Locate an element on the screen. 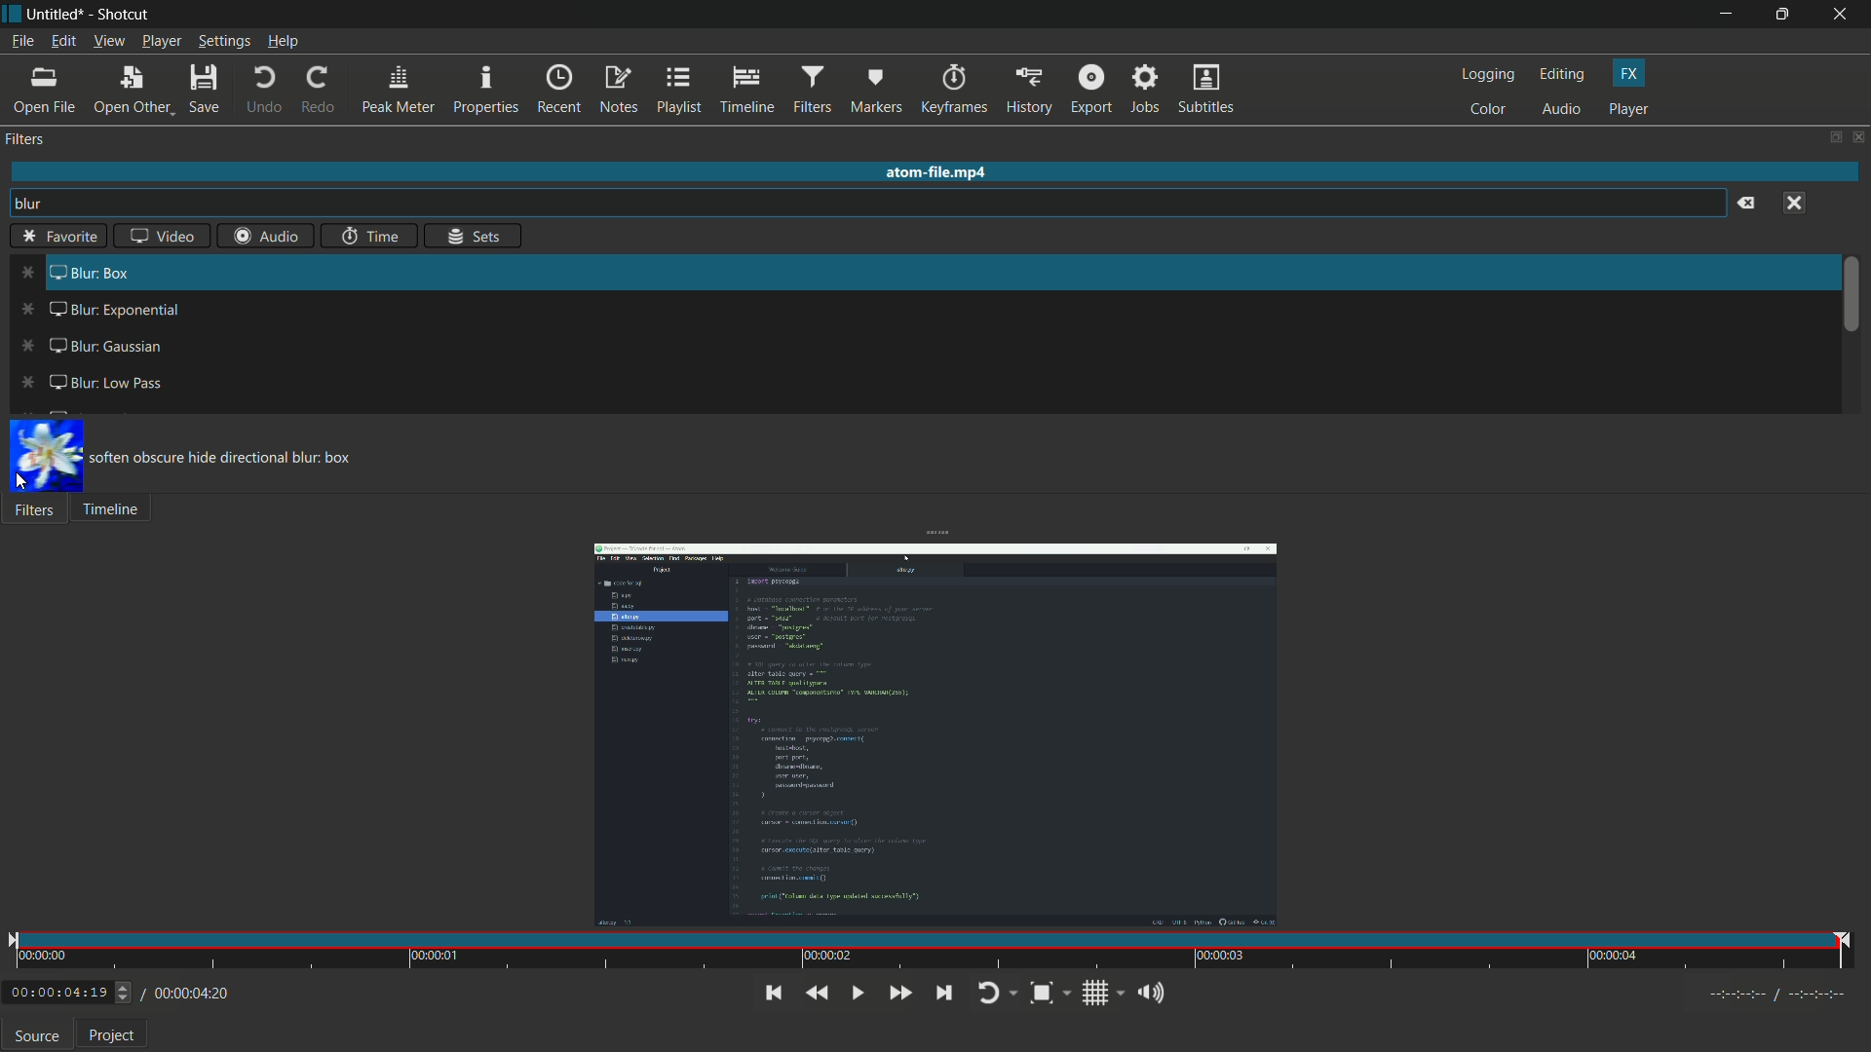  quickly play forward is located at coordinates (897, 994).